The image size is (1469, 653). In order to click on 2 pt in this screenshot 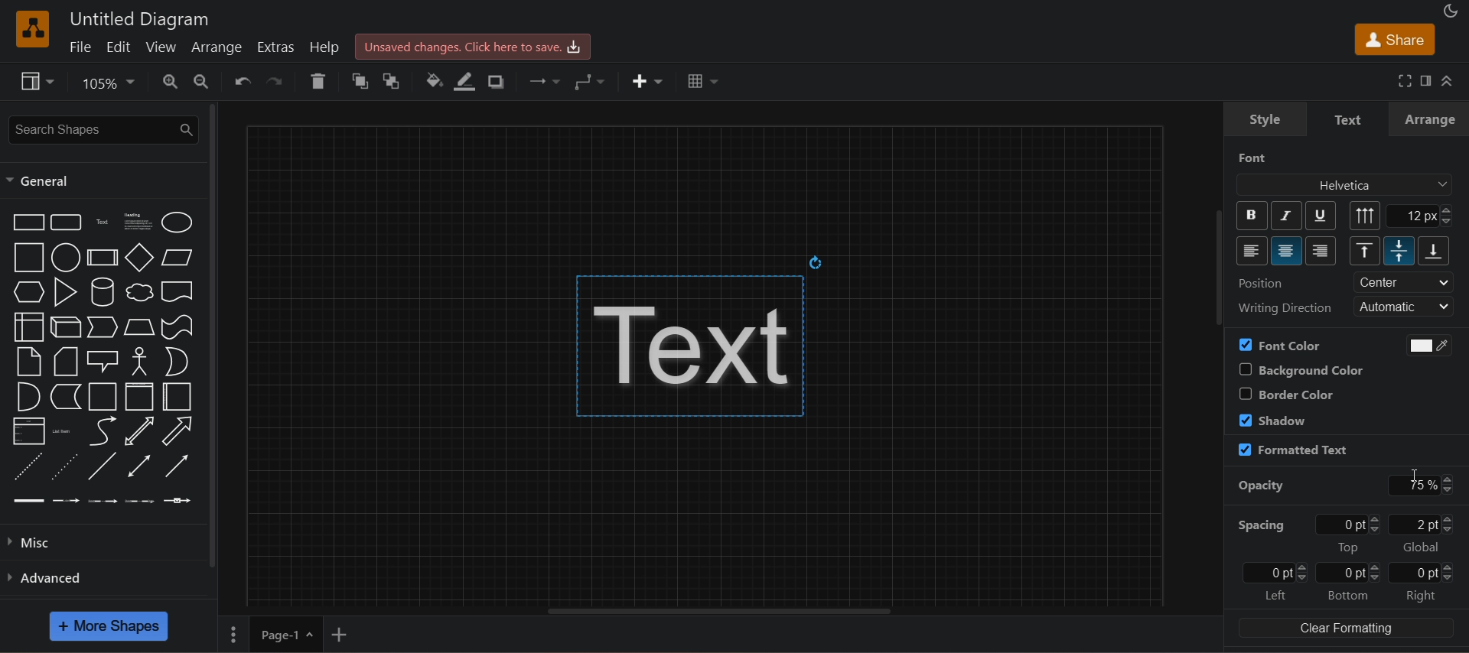, I will do `click(1422, 524)`.